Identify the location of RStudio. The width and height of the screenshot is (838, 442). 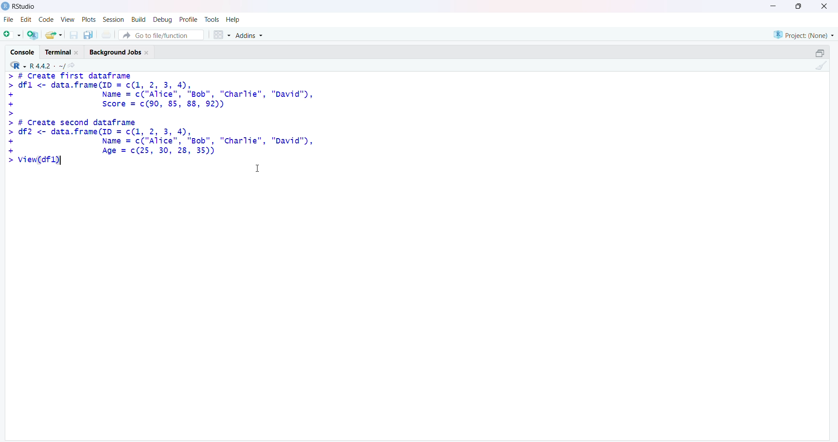
(25, 7).